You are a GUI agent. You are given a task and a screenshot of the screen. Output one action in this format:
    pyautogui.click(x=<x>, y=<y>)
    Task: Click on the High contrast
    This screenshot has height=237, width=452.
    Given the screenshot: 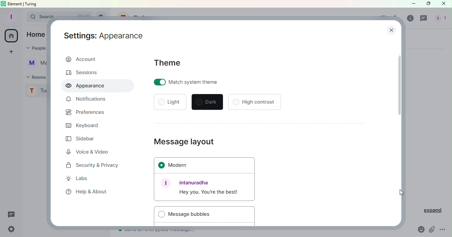 What is the action you would take?
    pyautogui.click(x=256, y=101)
    